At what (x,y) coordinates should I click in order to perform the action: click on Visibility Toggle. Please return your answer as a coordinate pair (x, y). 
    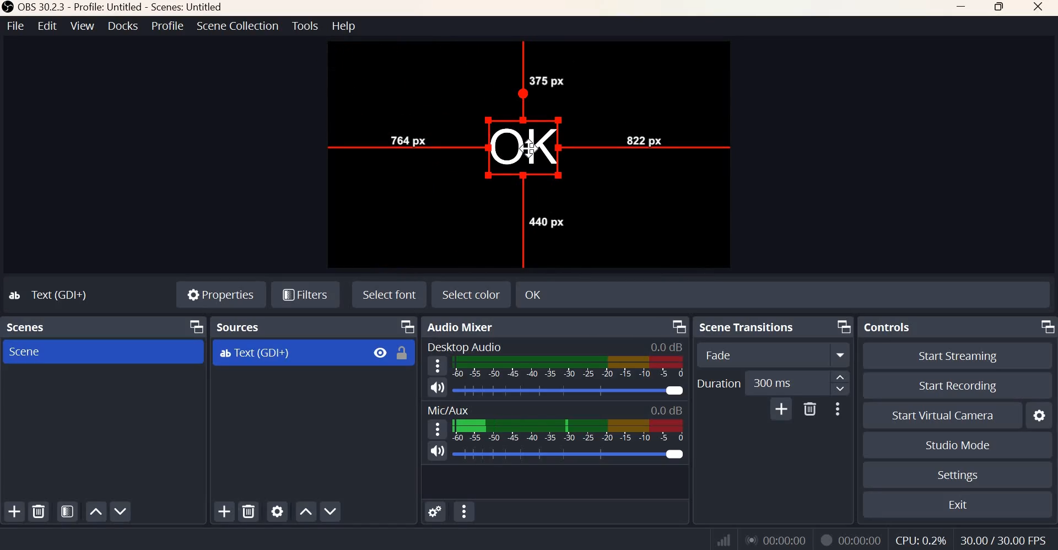
    Looking at the image, I should click on (380, 353).